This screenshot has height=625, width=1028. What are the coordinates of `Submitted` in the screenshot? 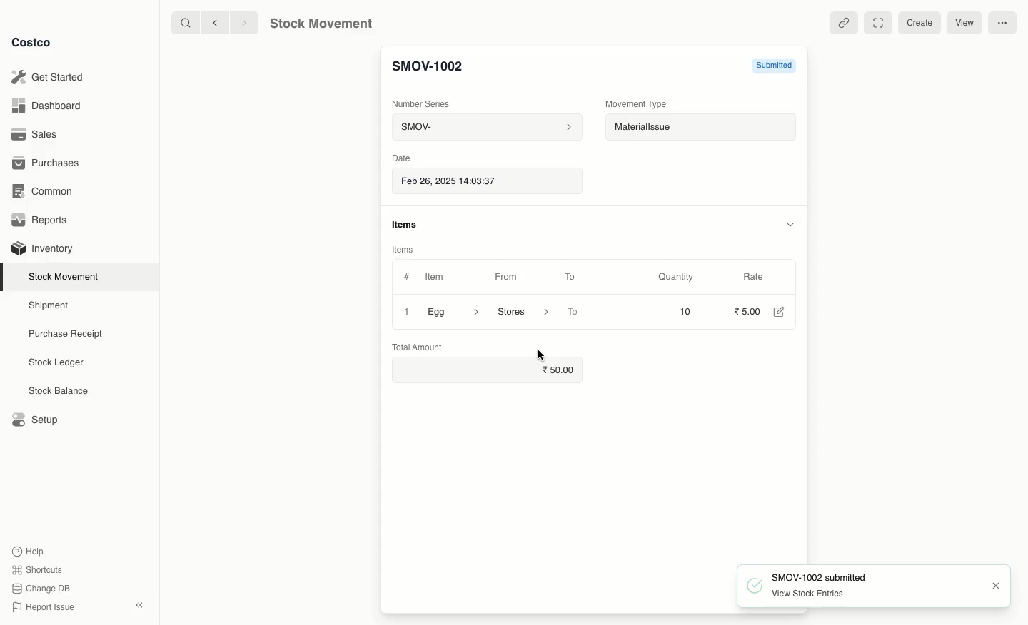 It's located at (765, 67).